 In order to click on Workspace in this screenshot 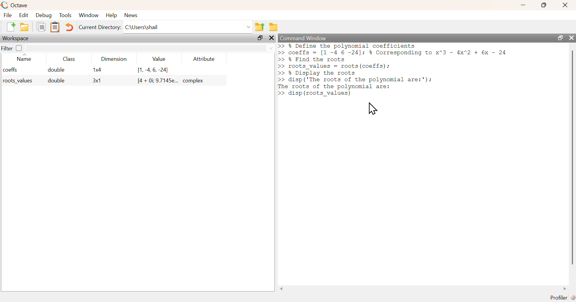, I will do `click(16, 38)`.